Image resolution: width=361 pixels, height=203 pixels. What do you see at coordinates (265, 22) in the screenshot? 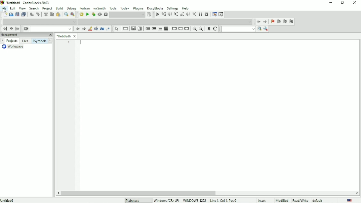
I see `Jump forward` at bounding box center [265, 22].